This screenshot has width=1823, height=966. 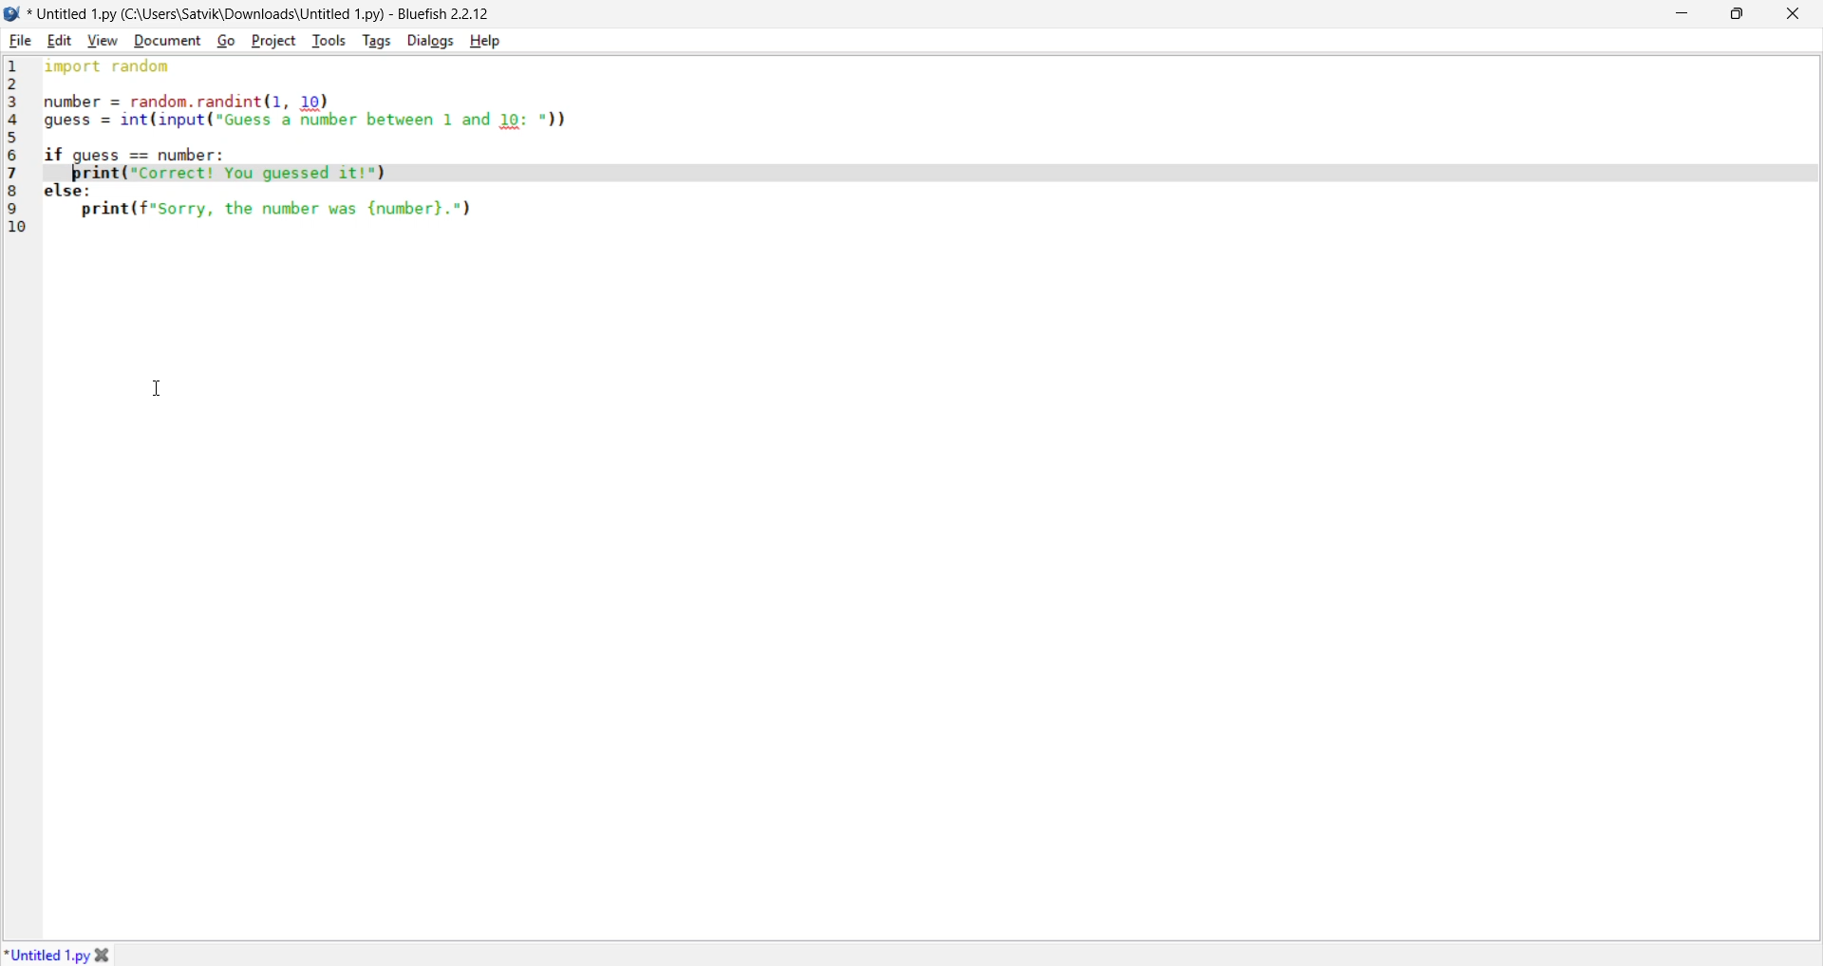 I want to click on document, so click(x=165, y=41).